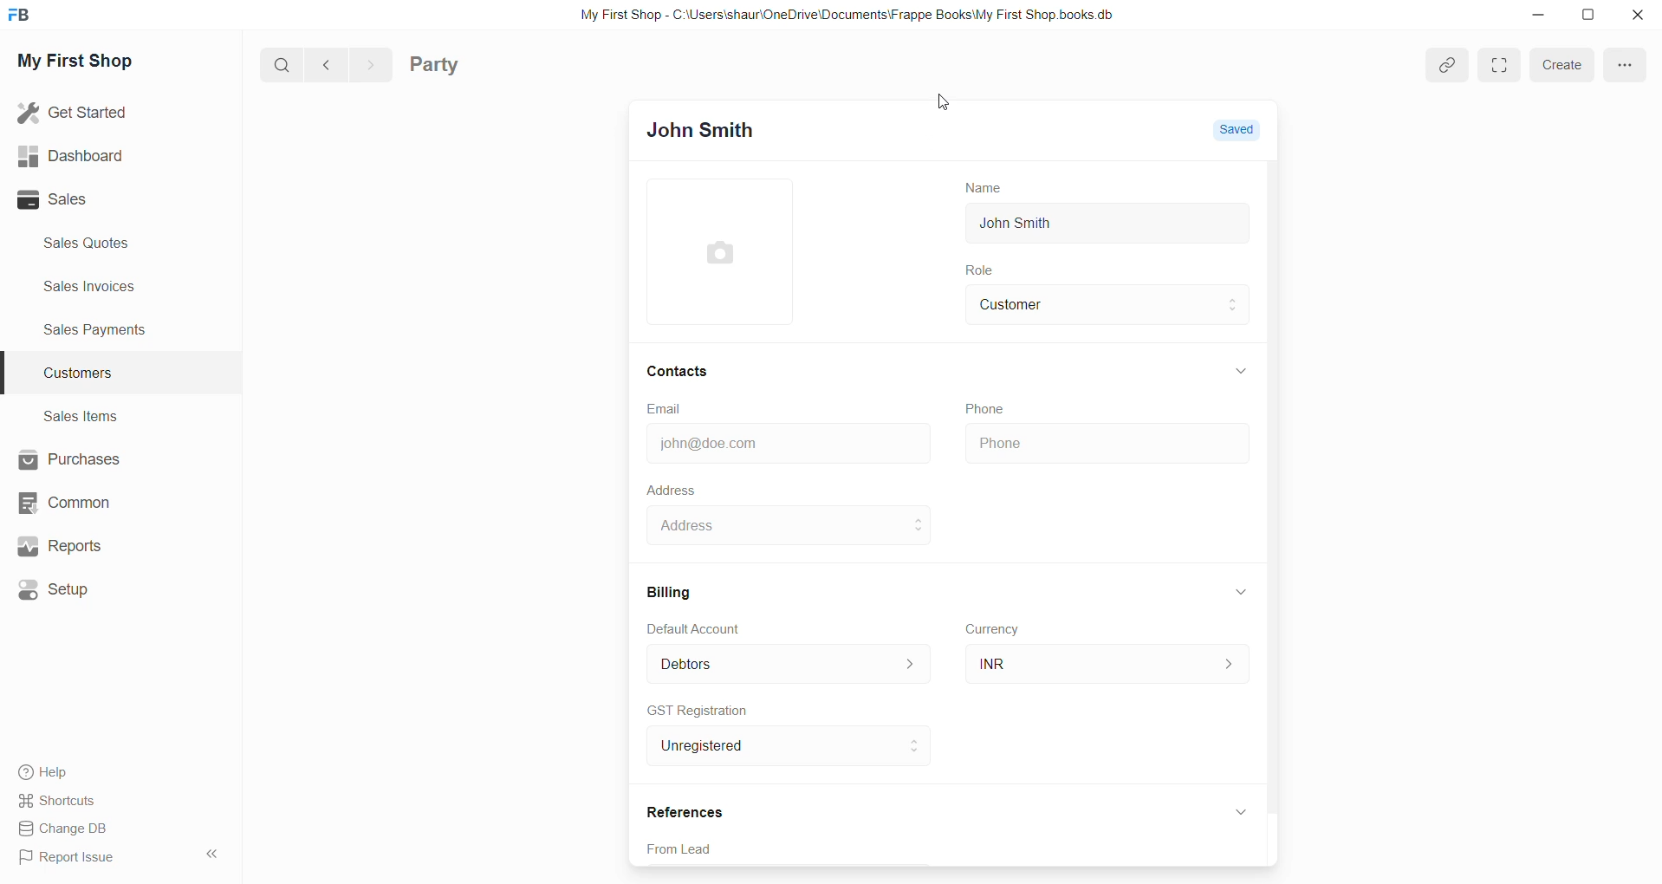 The image size is (1662, 884). I want to click on Default account , so click(762, 662).